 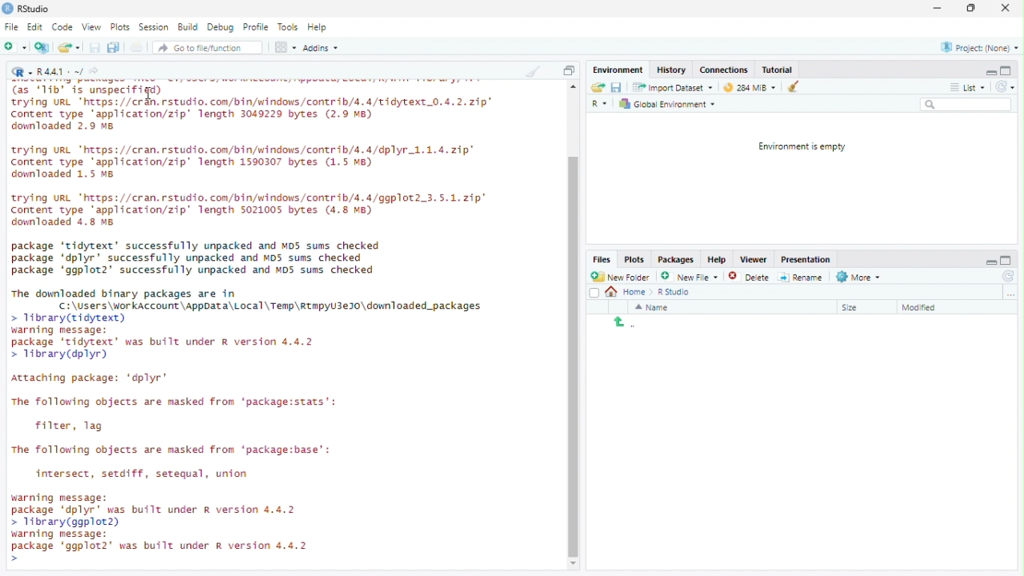 I want to click on Global Environment, so click(x=667, y=103).